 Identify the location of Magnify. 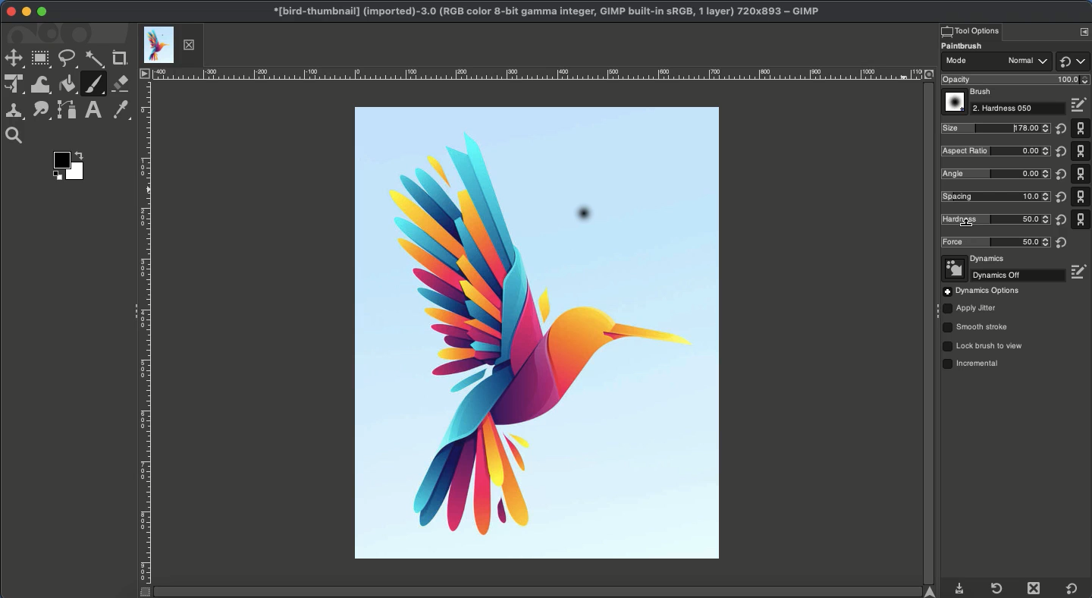
(17, 136).